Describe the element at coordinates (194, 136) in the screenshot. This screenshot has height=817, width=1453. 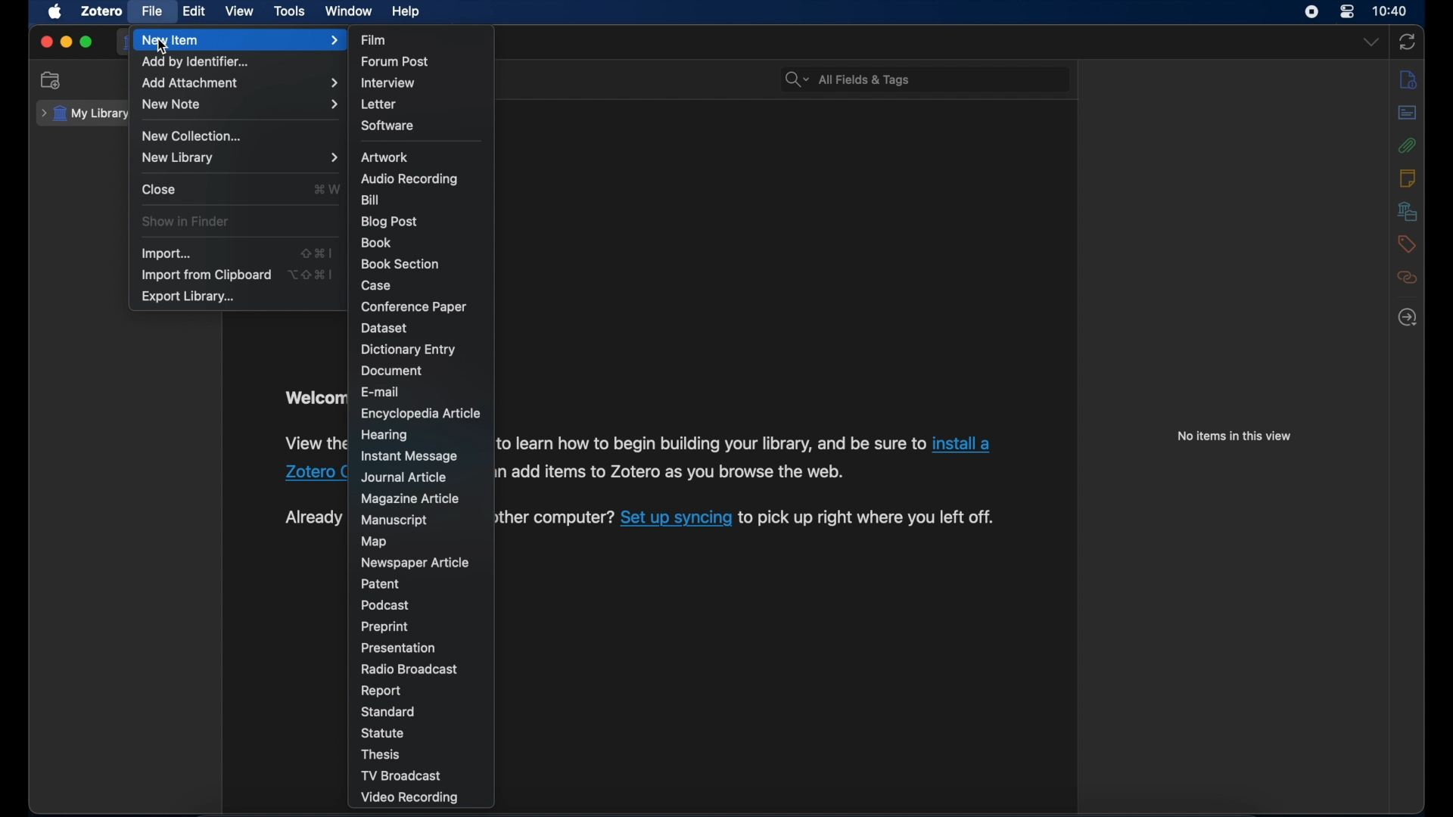
I see `new collection` at that location.